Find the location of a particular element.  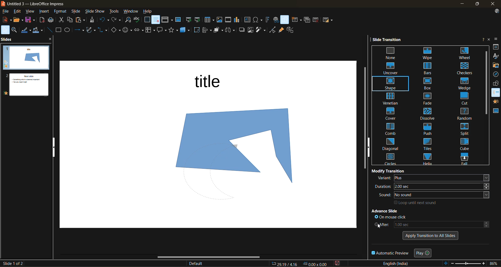

help is located at coordinates (151, 11).